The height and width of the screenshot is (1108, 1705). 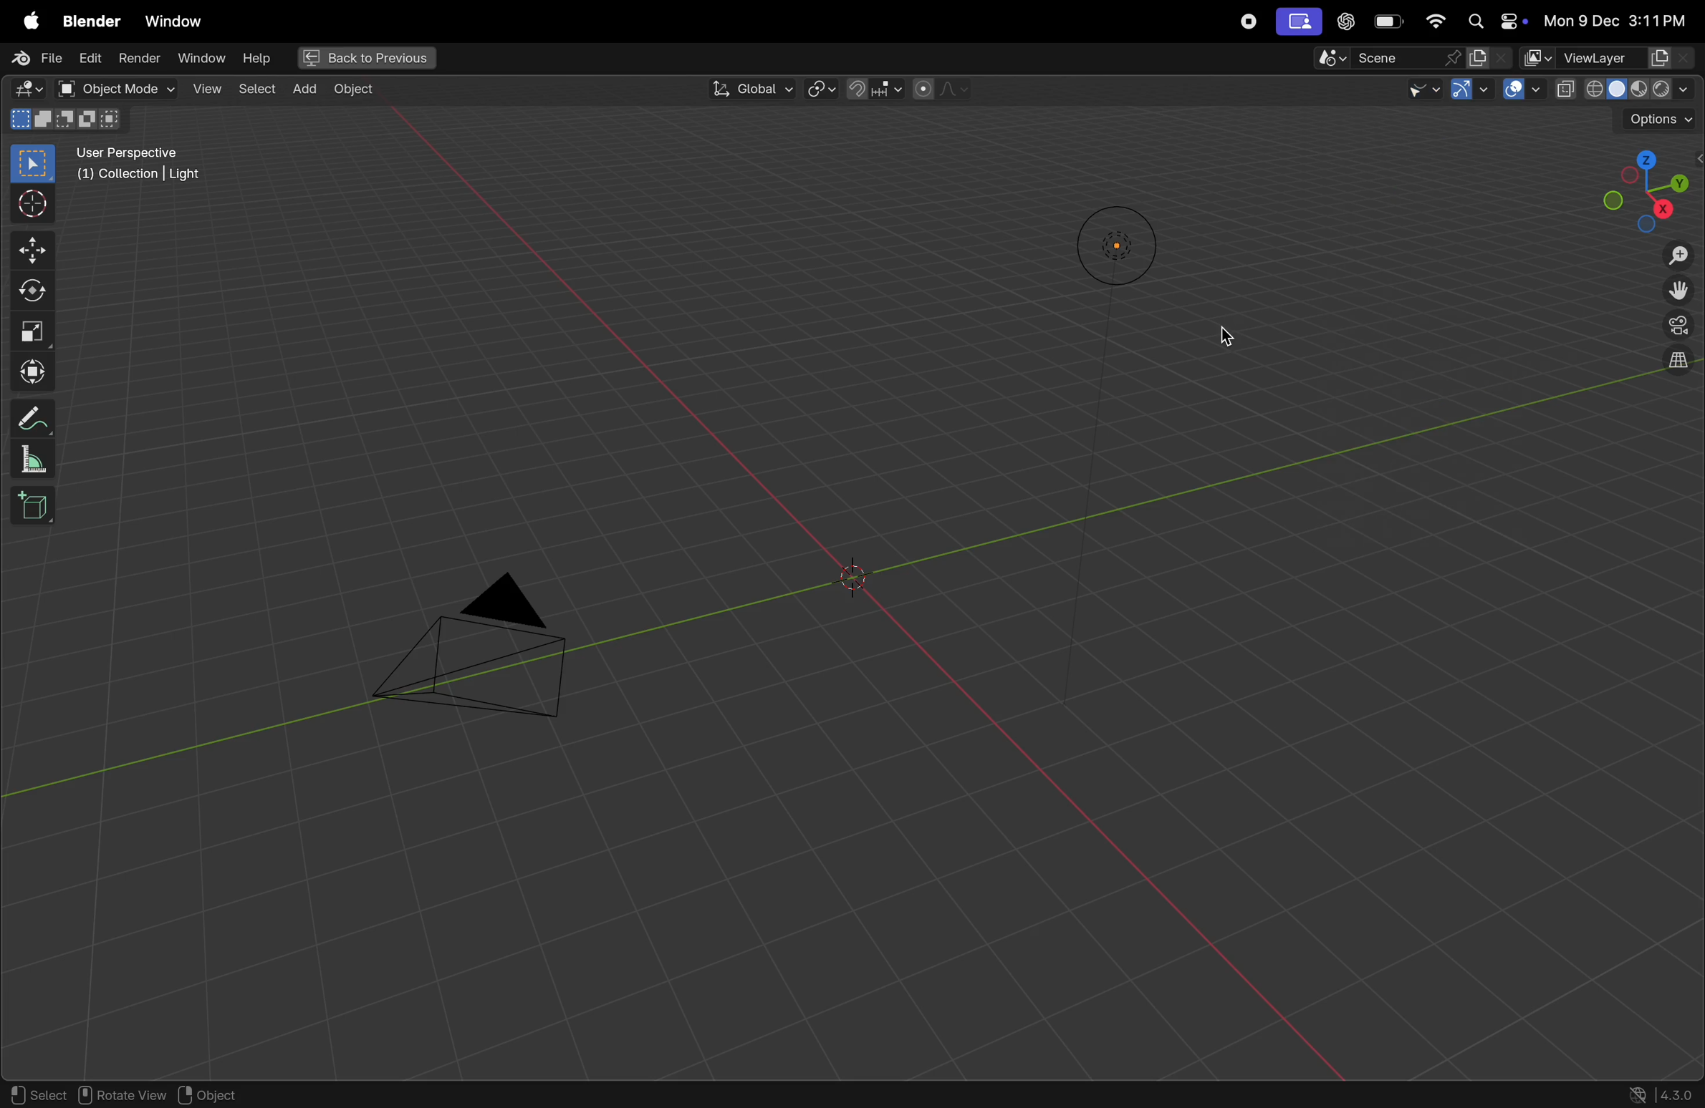 What do you see at coordinates (123, 1094) in the screenshot?
I see `rotate view` at bounding box center [123, 1094].